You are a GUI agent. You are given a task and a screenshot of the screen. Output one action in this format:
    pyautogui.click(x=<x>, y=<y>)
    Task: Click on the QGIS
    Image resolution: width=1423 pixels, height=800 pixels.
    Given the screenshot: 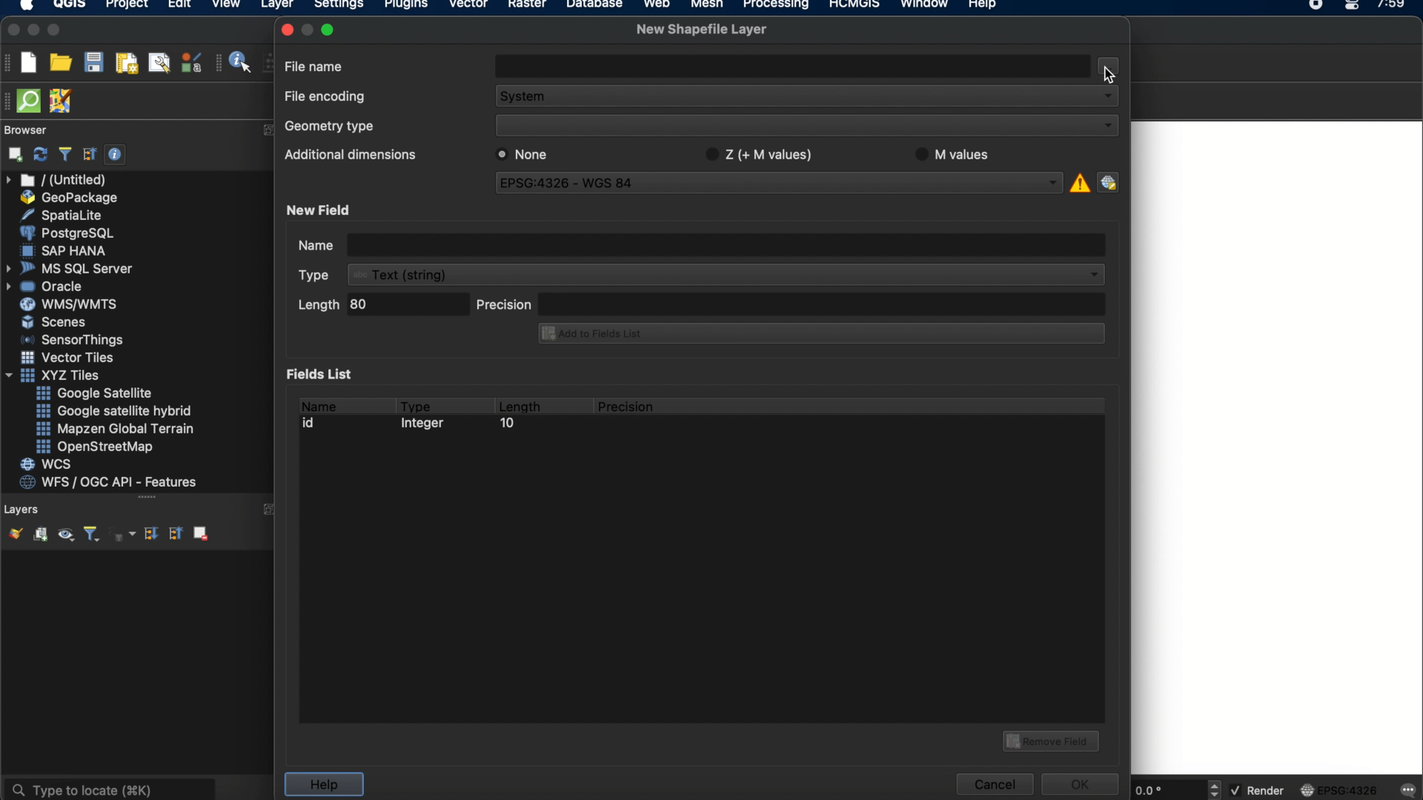 What is the action you would take?
    pyautogui.click(x=70, y=6)
    